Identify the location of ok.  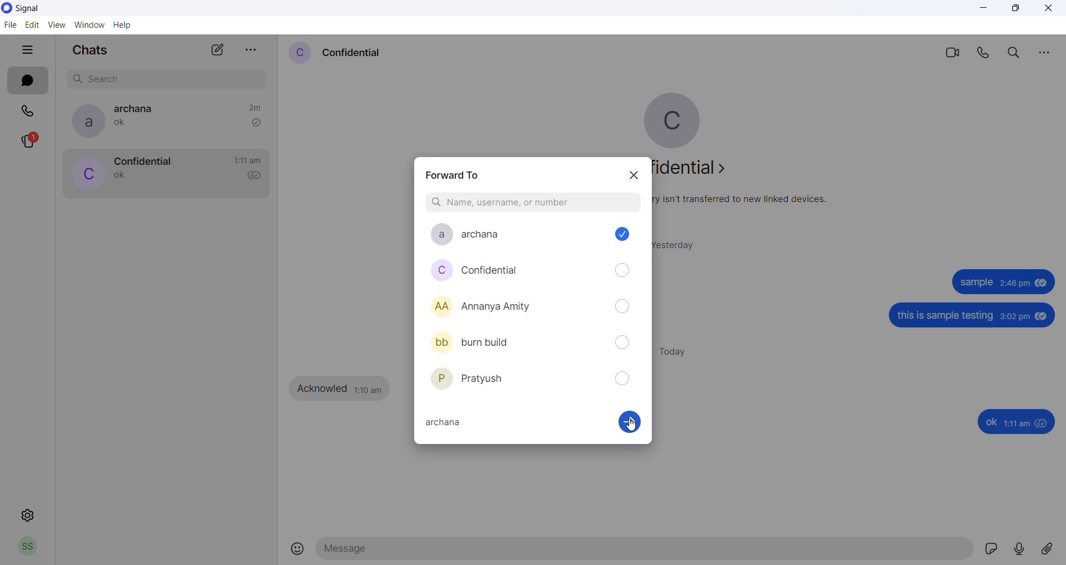
(990, 422).